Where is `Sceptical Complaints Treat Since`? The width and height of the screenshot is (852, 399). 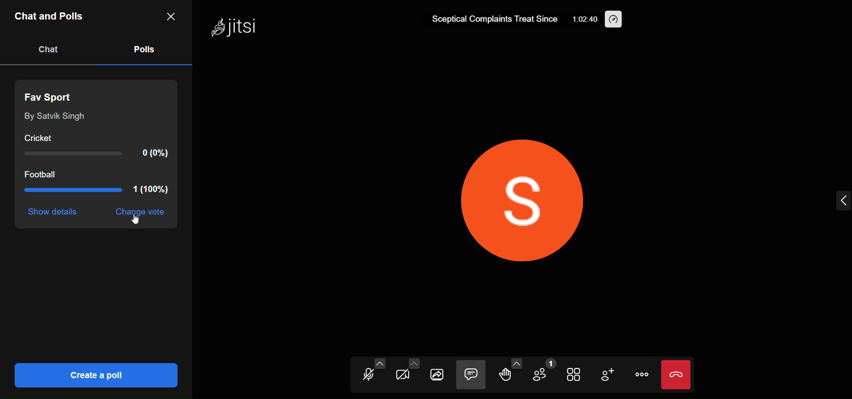
Sceptical Complaints Treat Since is located at coordinates (489, 18).